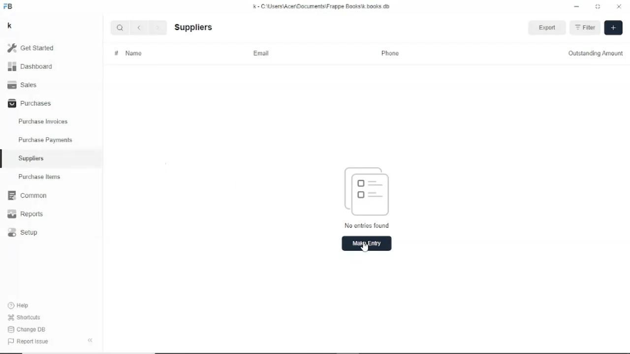 Image resolution: width=630 pixels, height=354 pixels. What do you see at coordinates (322, 6) in the screenshot?
I see `k - C\Users\Acer\Documents\Frappe books\k.books.db` at bounding box center [322, 6].